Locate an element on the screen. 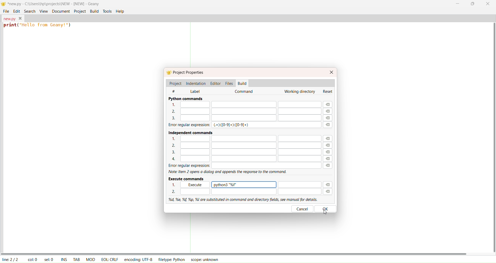 The image size is (496, 263). python3 %f" is located at coordinates (244, 184).